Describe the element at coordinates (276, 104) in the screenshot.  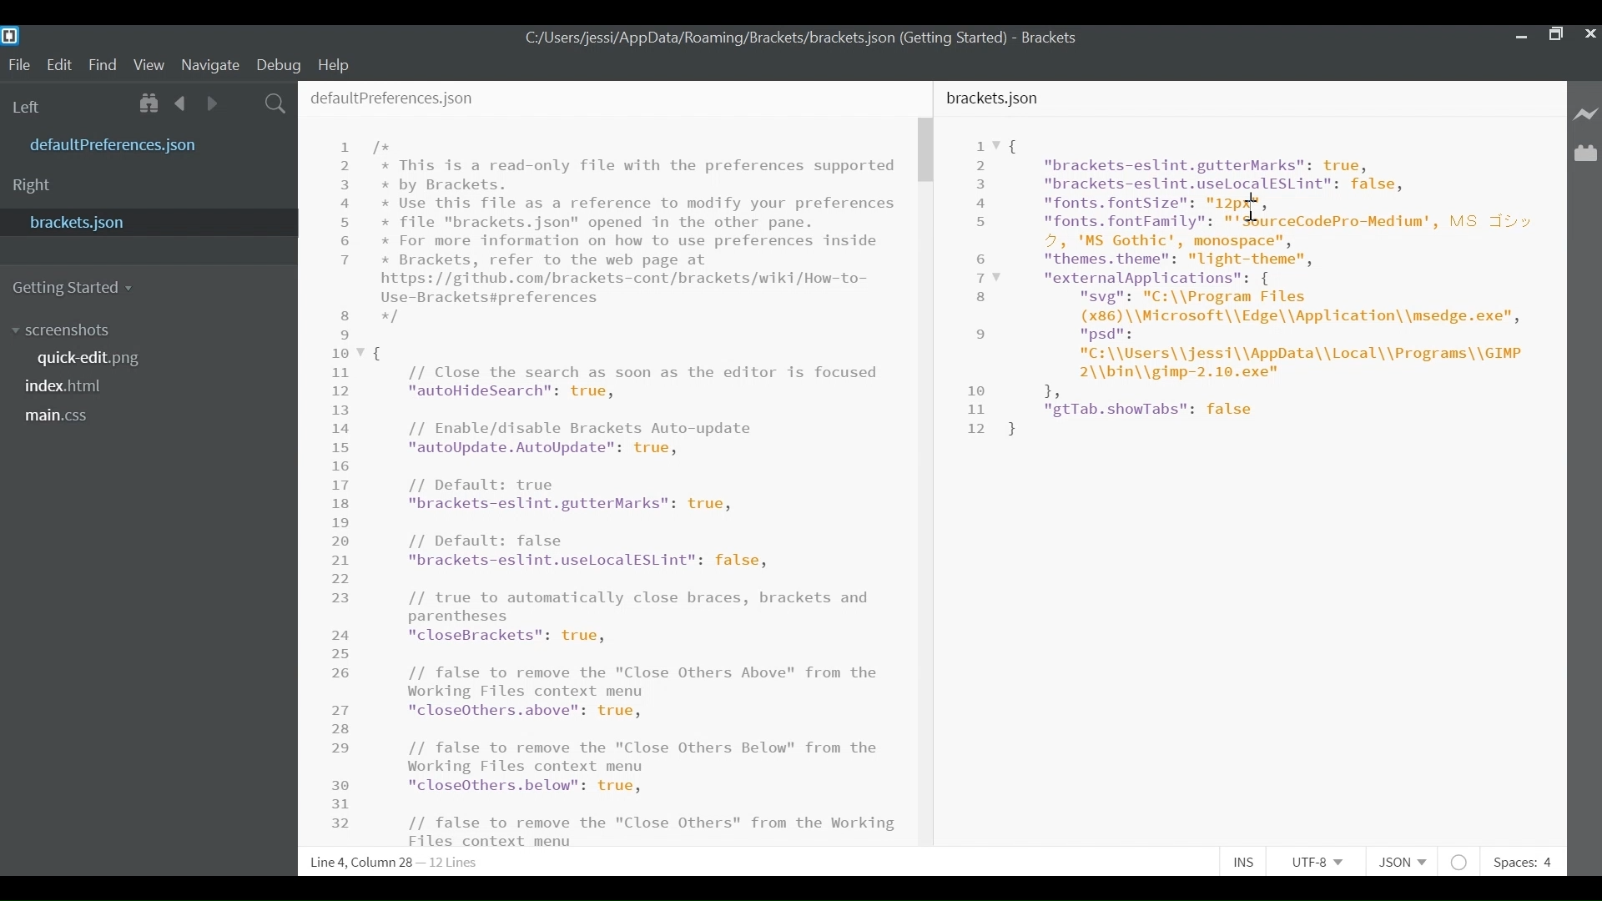
I see `Search icon` at that location.